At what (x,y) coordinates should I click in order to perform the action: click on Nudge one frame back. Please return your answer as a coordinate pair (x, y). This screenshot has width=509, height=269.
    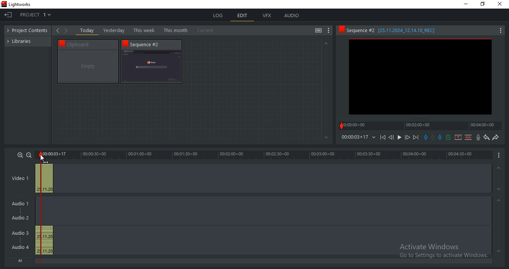
    Looking at the image, I should click on (392, 138).